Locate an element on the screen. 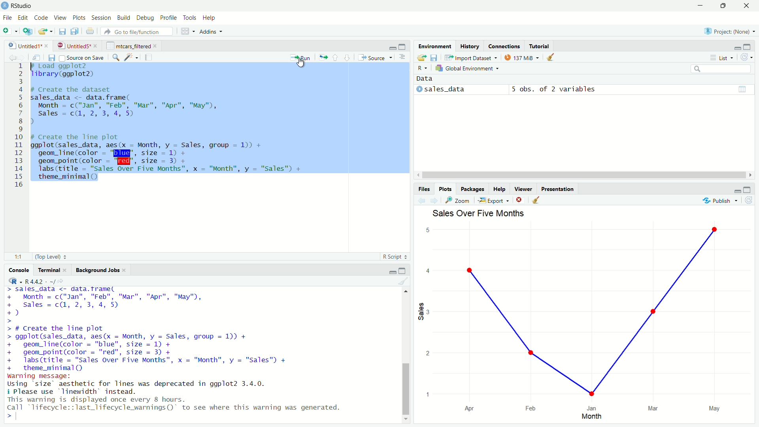 The height and width of the screenshot is (427, 759). code tools is located at coordinates (132, 57).